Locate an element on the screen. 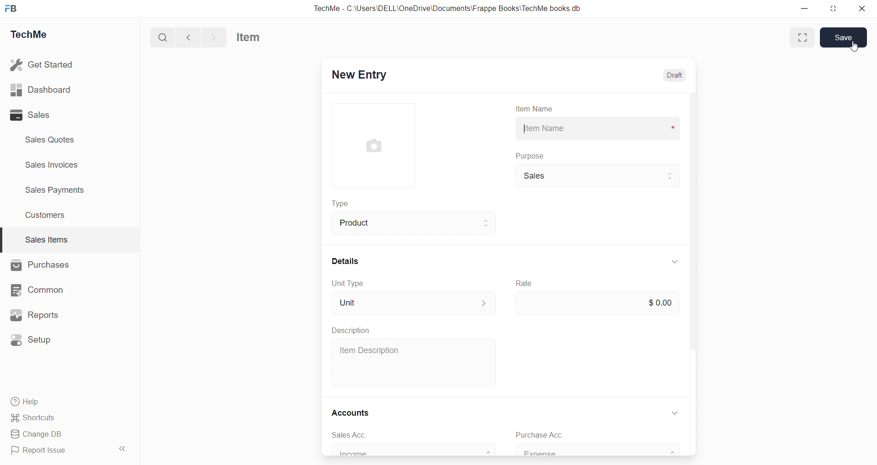 The width and height of the screenshot is (877, 465). Setup is located at coordinates (34, 339).